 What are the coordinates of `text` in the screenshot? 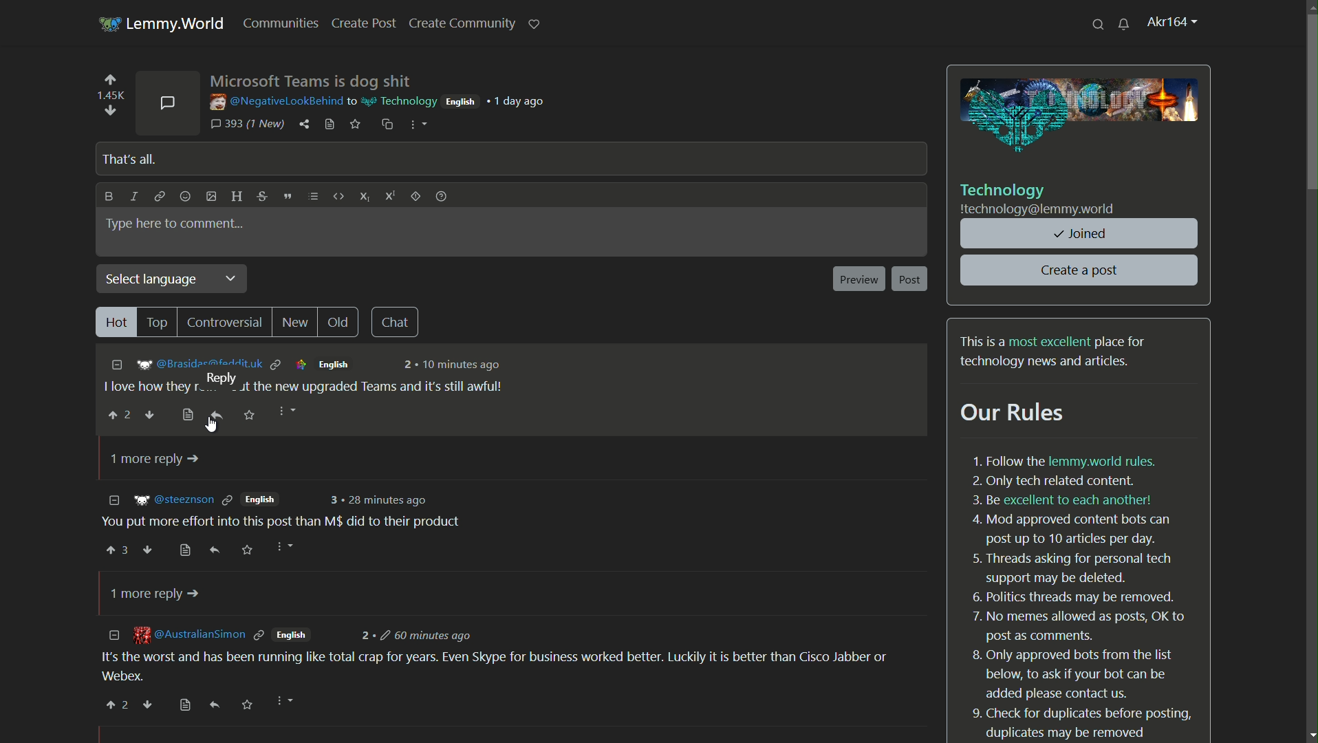 It's located at (1056, 352).